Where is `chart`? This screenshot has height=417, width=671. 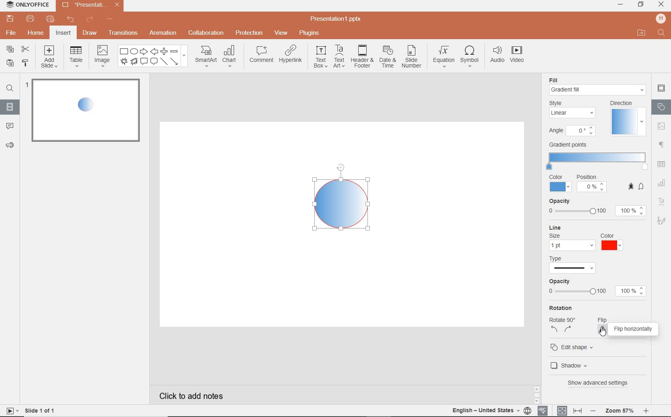 chart is located at coordinates (663, 185).